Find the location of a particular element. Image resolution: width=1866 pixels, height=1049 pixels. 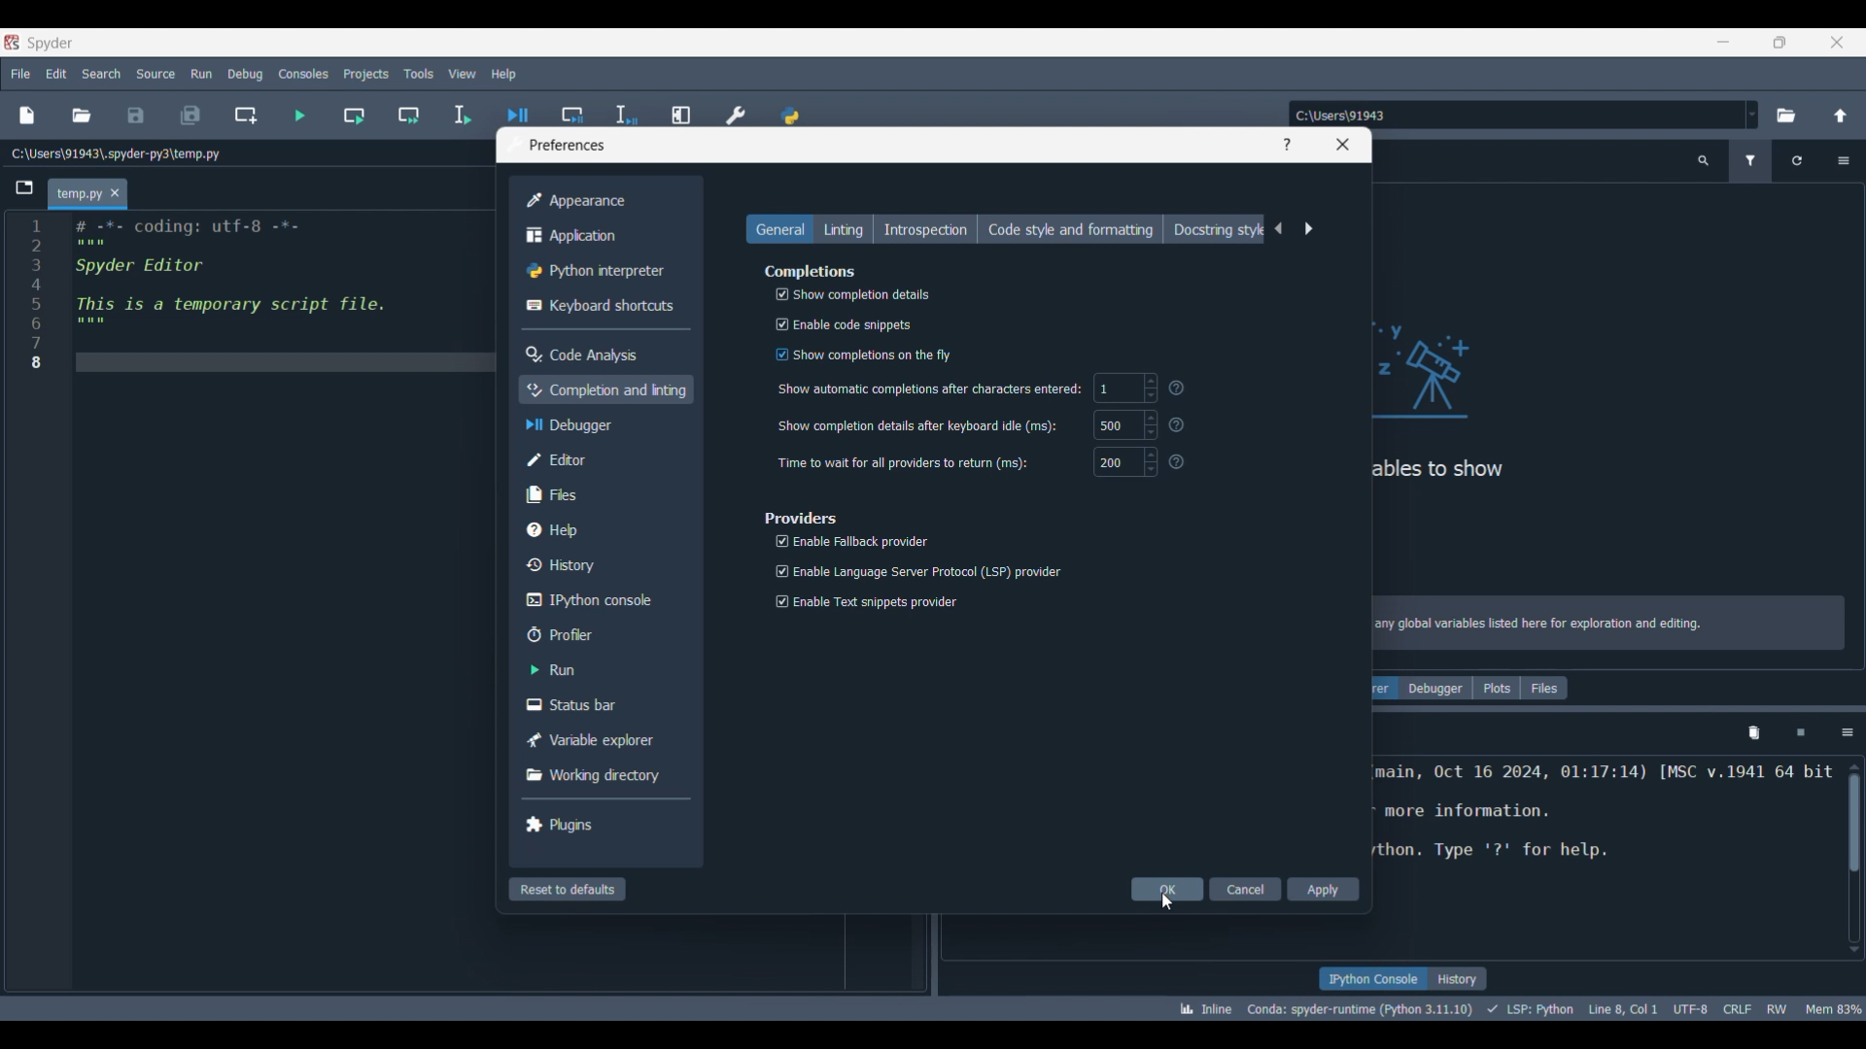

Preferences is located at coordinates (737, 110).